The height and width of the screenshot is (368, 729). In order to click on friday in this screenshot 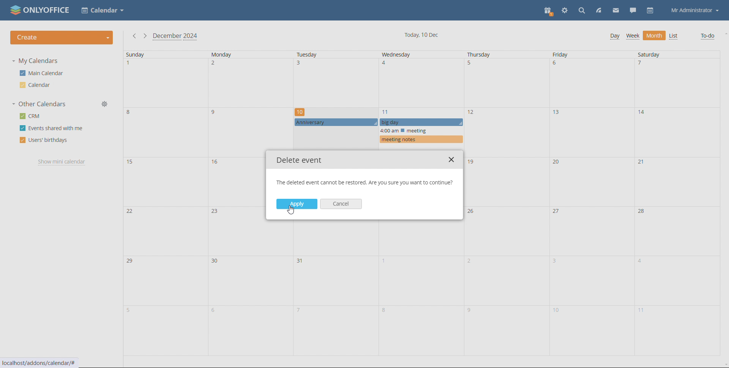, I will do `click(592, 204)`.